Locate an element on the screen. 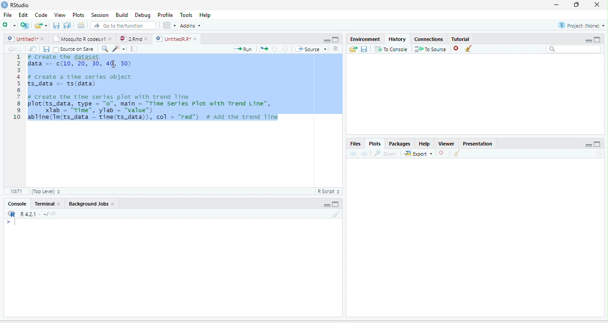 Image resolution: width=608 pixels, height=323 pixels. To Console is located at coordinates (391, 49).